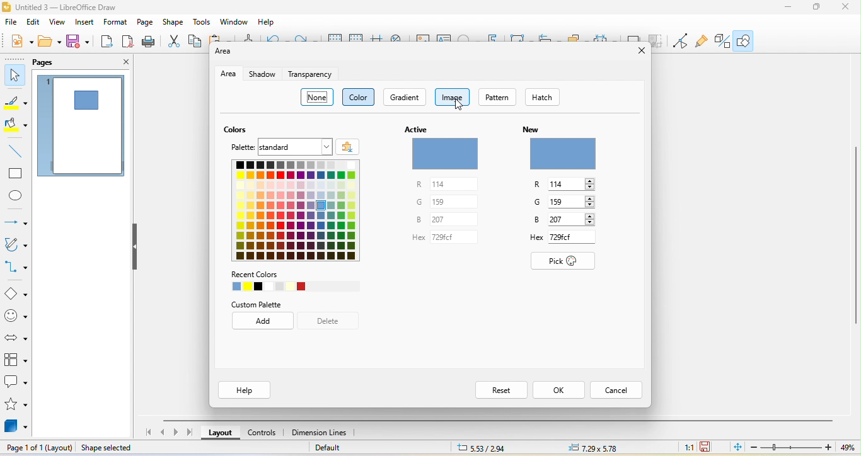 This screenshot has width=861, height=456. What do you see at coordinates (785, 9) in the screenshot?
I see `minimze` at bounding box center [785, 9].